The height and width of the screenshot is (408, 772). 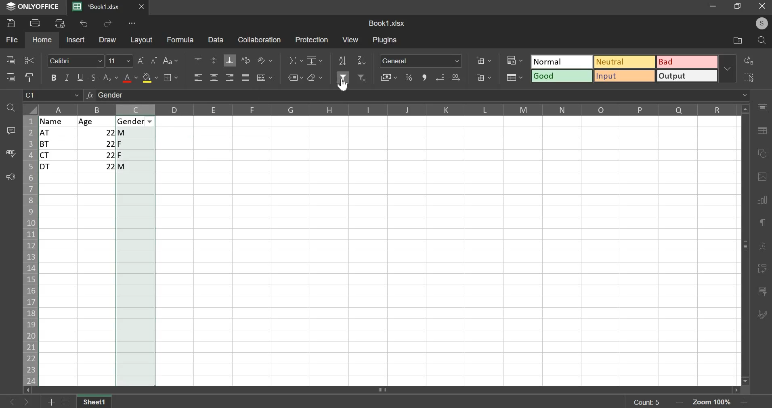 What do you see at coordinates (198, 59) in the screenshot?
I see `align top` at bounding box center [198, 59].